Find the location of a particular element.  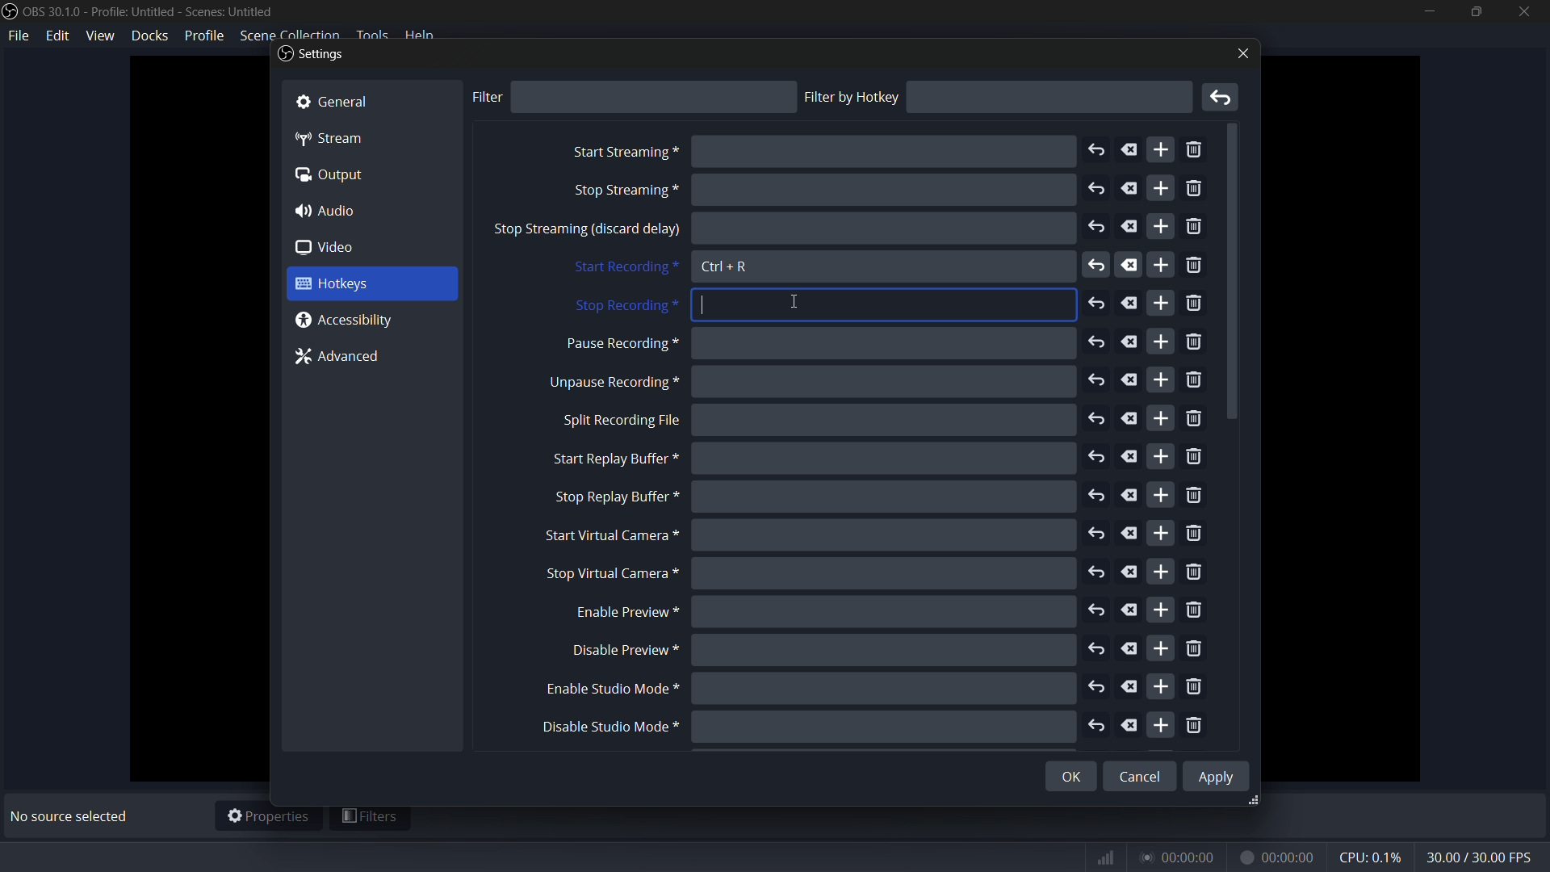

add more is located at coordinates (1160, 342).